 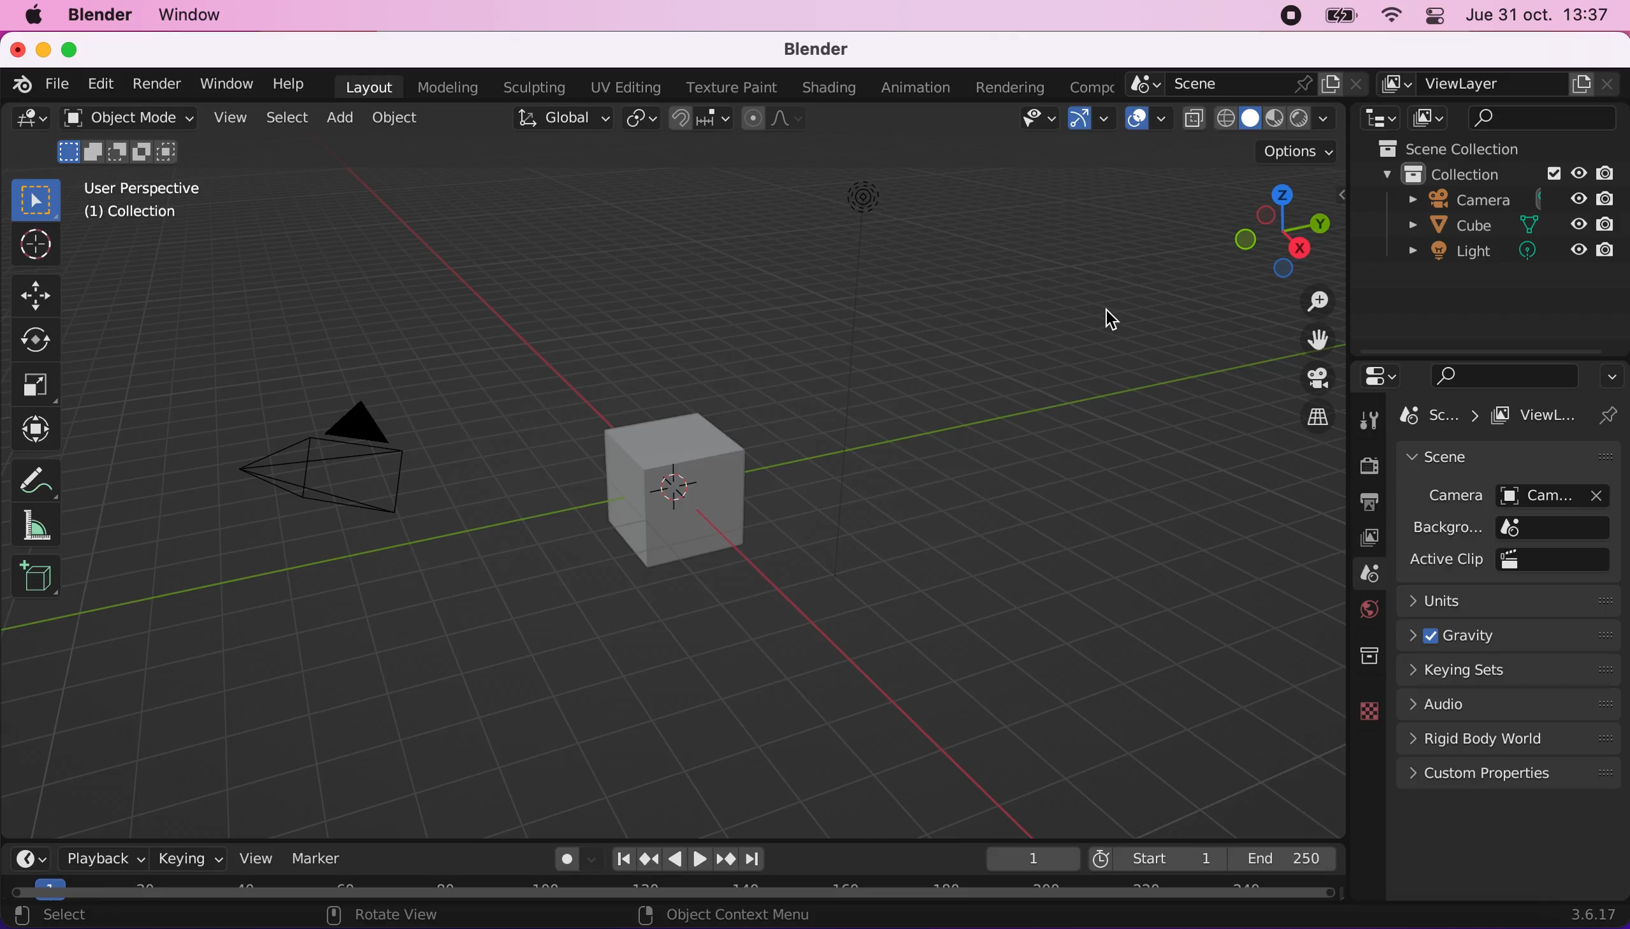 What do you see at coordinates (1282, 152) in the screenshot?
I see `options` at bounding box center [1282, 152].